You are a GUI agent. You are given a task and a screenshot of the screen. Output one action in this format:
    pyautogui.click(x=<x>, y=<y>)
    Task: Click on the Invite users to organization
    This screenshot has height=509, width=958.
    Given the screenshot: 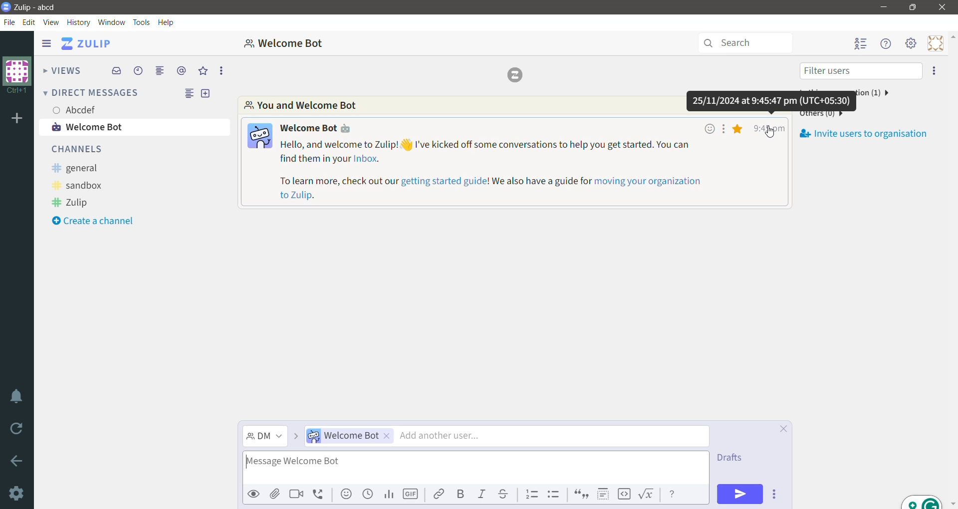 What is the action you would take?
    pyautogui.click(x=865, y=131)
    